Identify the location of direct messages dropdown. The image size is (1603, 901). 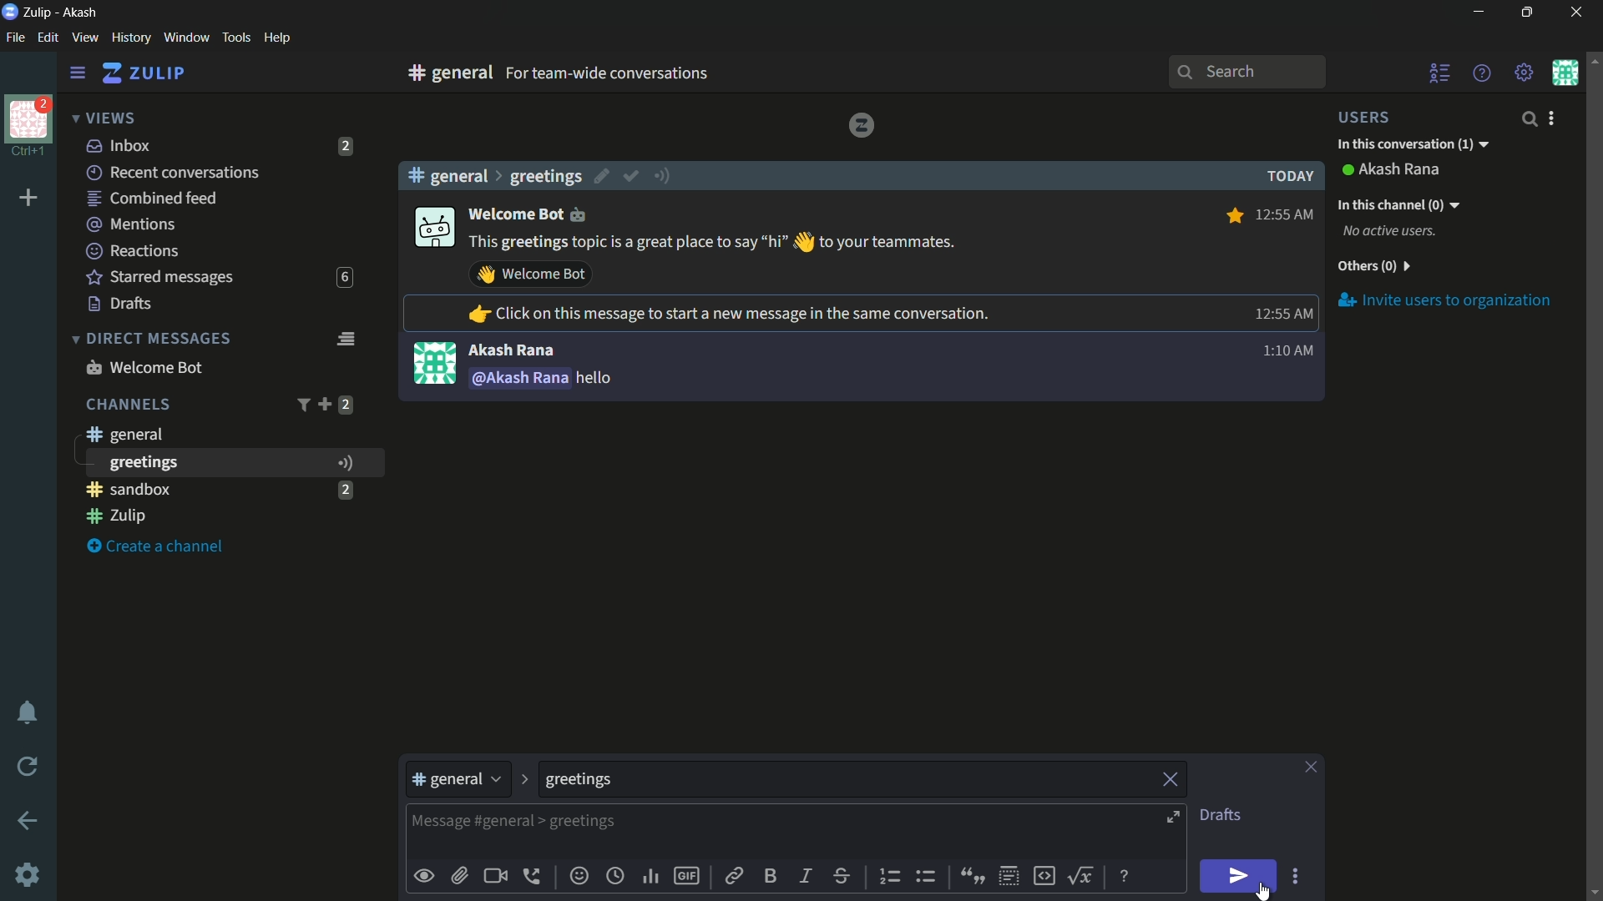
(150, 340).